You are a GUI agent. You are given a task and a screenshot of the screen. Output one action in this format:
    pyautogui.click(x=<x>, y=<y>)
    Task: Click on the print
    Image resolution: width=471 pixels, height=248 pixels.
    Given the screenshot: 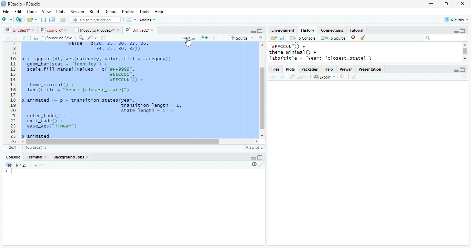 What is the action you would take?
    pyautogui.click(x=62, y=19)
    